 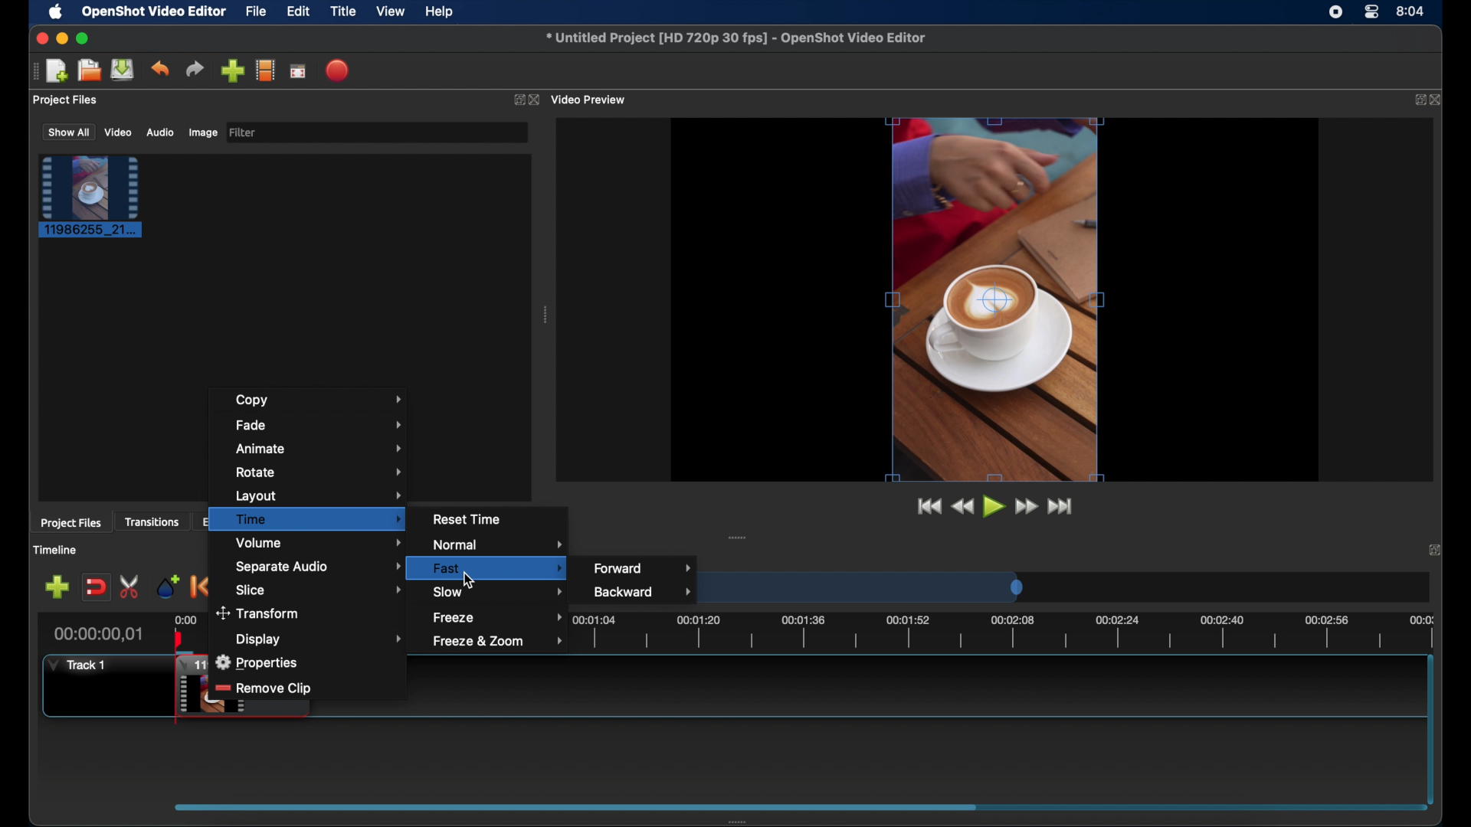 What do you see at coordinates (320, 590) in the screenshot?
I see `slice menu` at bounding box center [320, 590].